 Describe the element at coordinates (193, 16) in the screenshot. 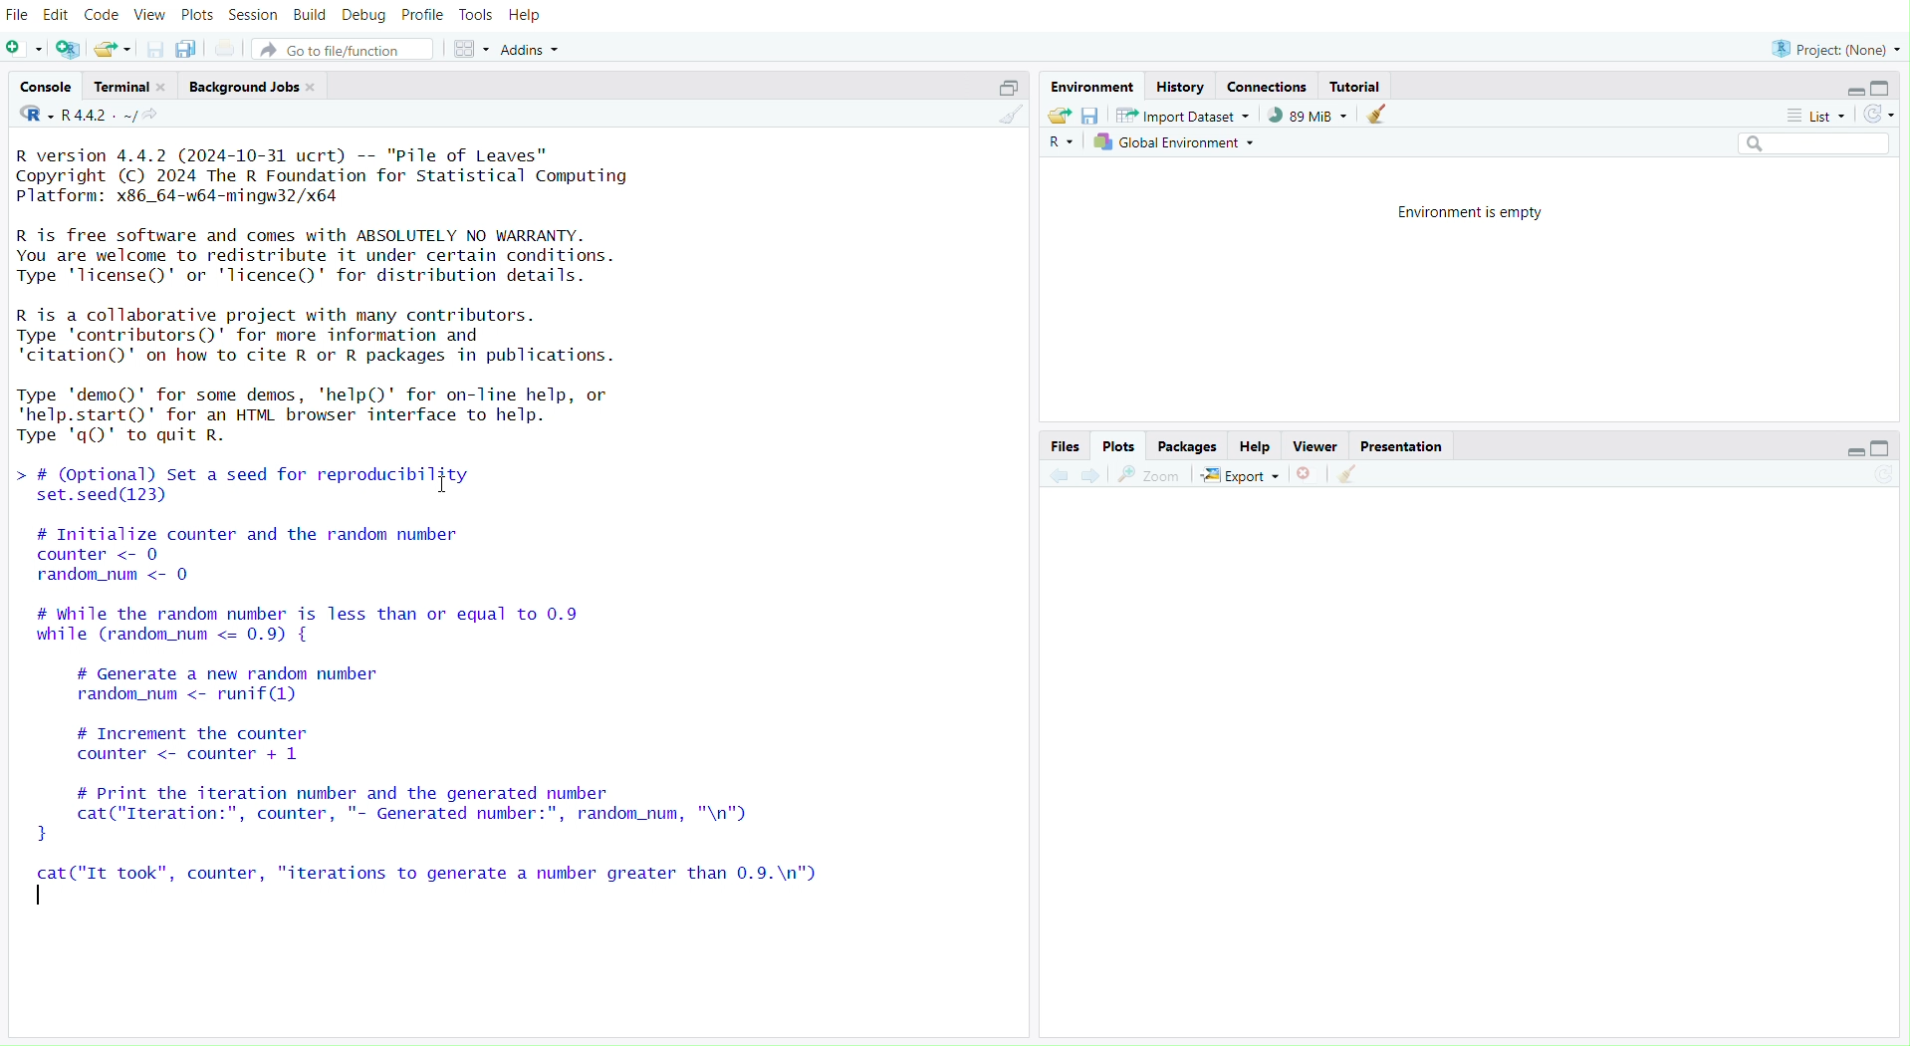

I see `Plots` at that location.